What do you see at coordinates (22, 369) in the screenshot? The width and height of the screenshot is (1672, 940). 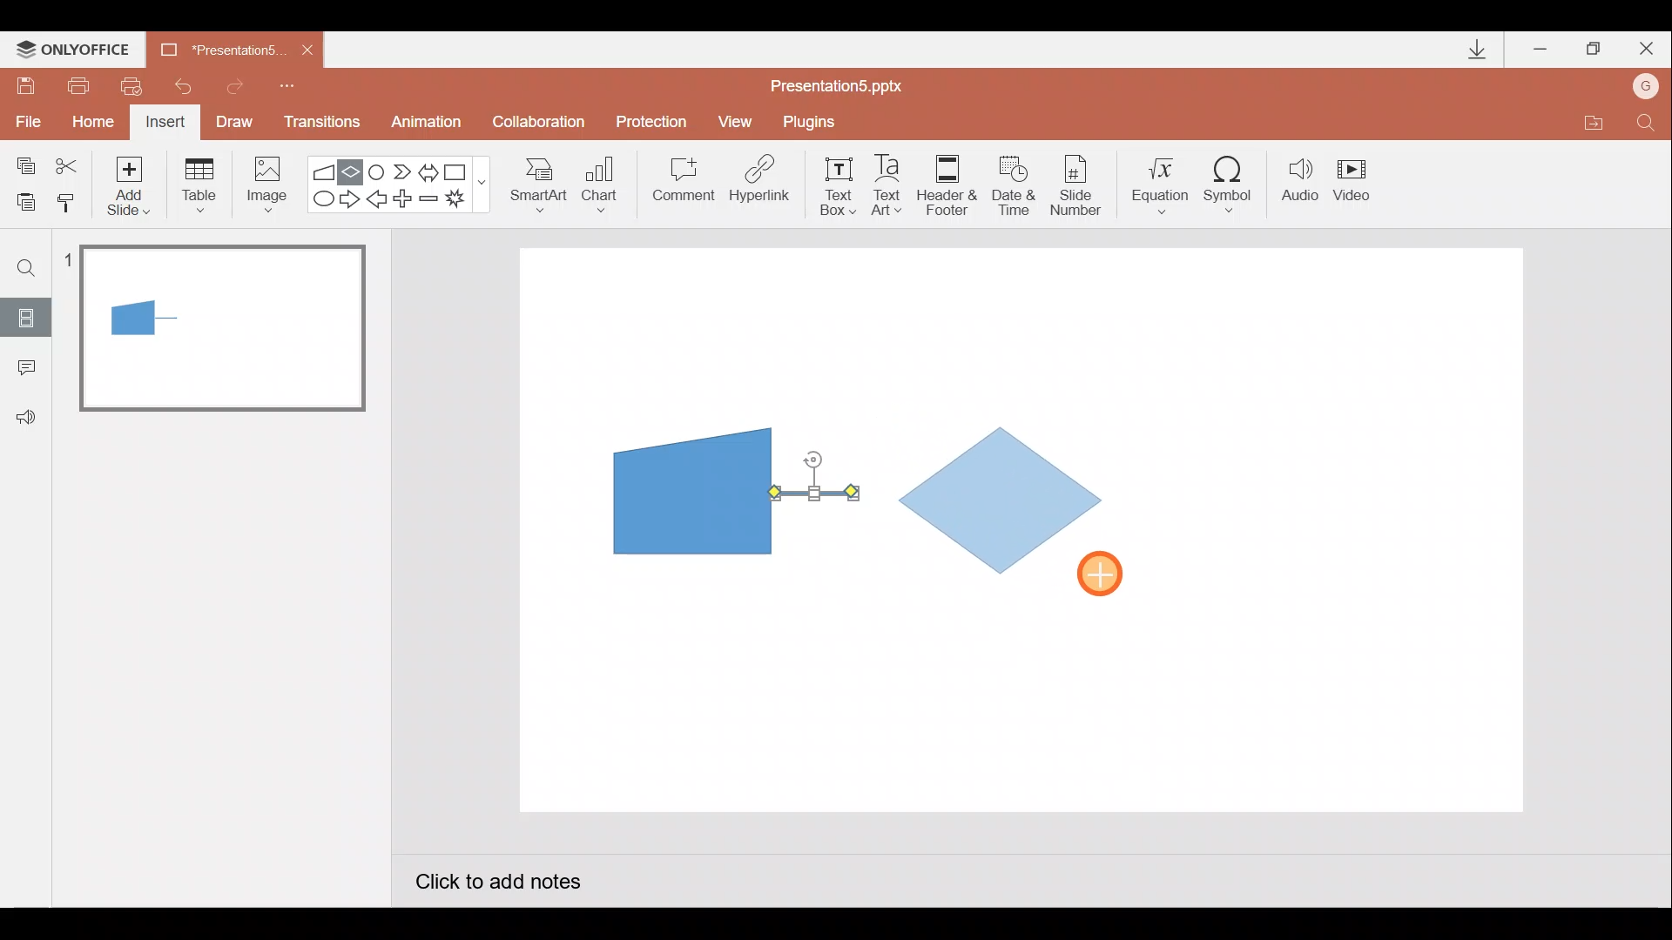 I see `Comments` at bounding box center [22, 369].